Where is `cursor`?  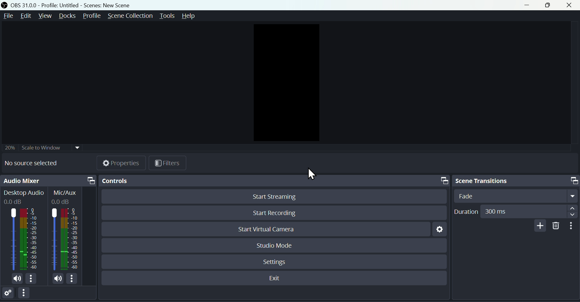 cursor is located at coordinates (312, 175).